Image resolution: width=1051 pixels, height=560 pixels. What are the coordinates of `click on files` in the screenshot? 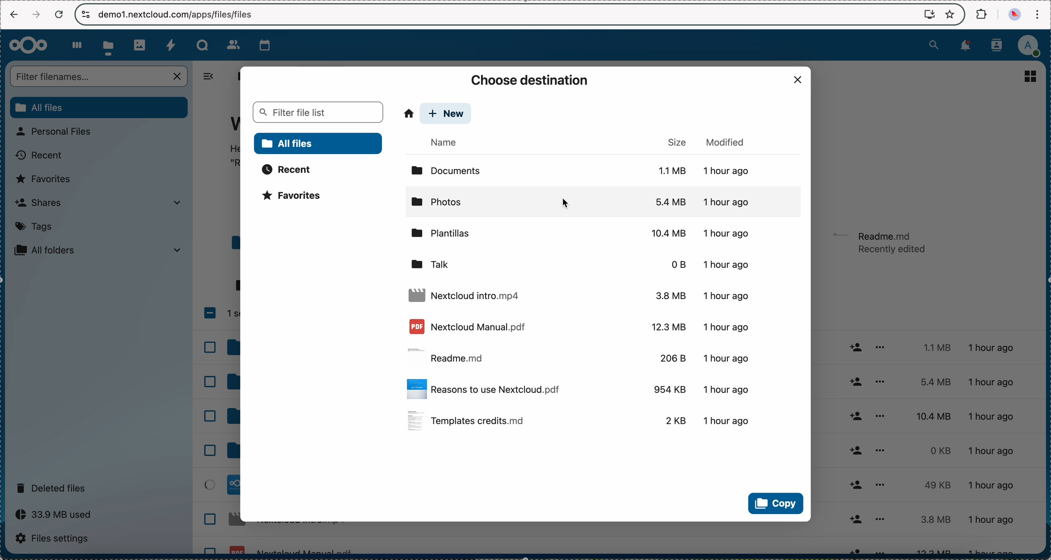 It's located at (110, 45).